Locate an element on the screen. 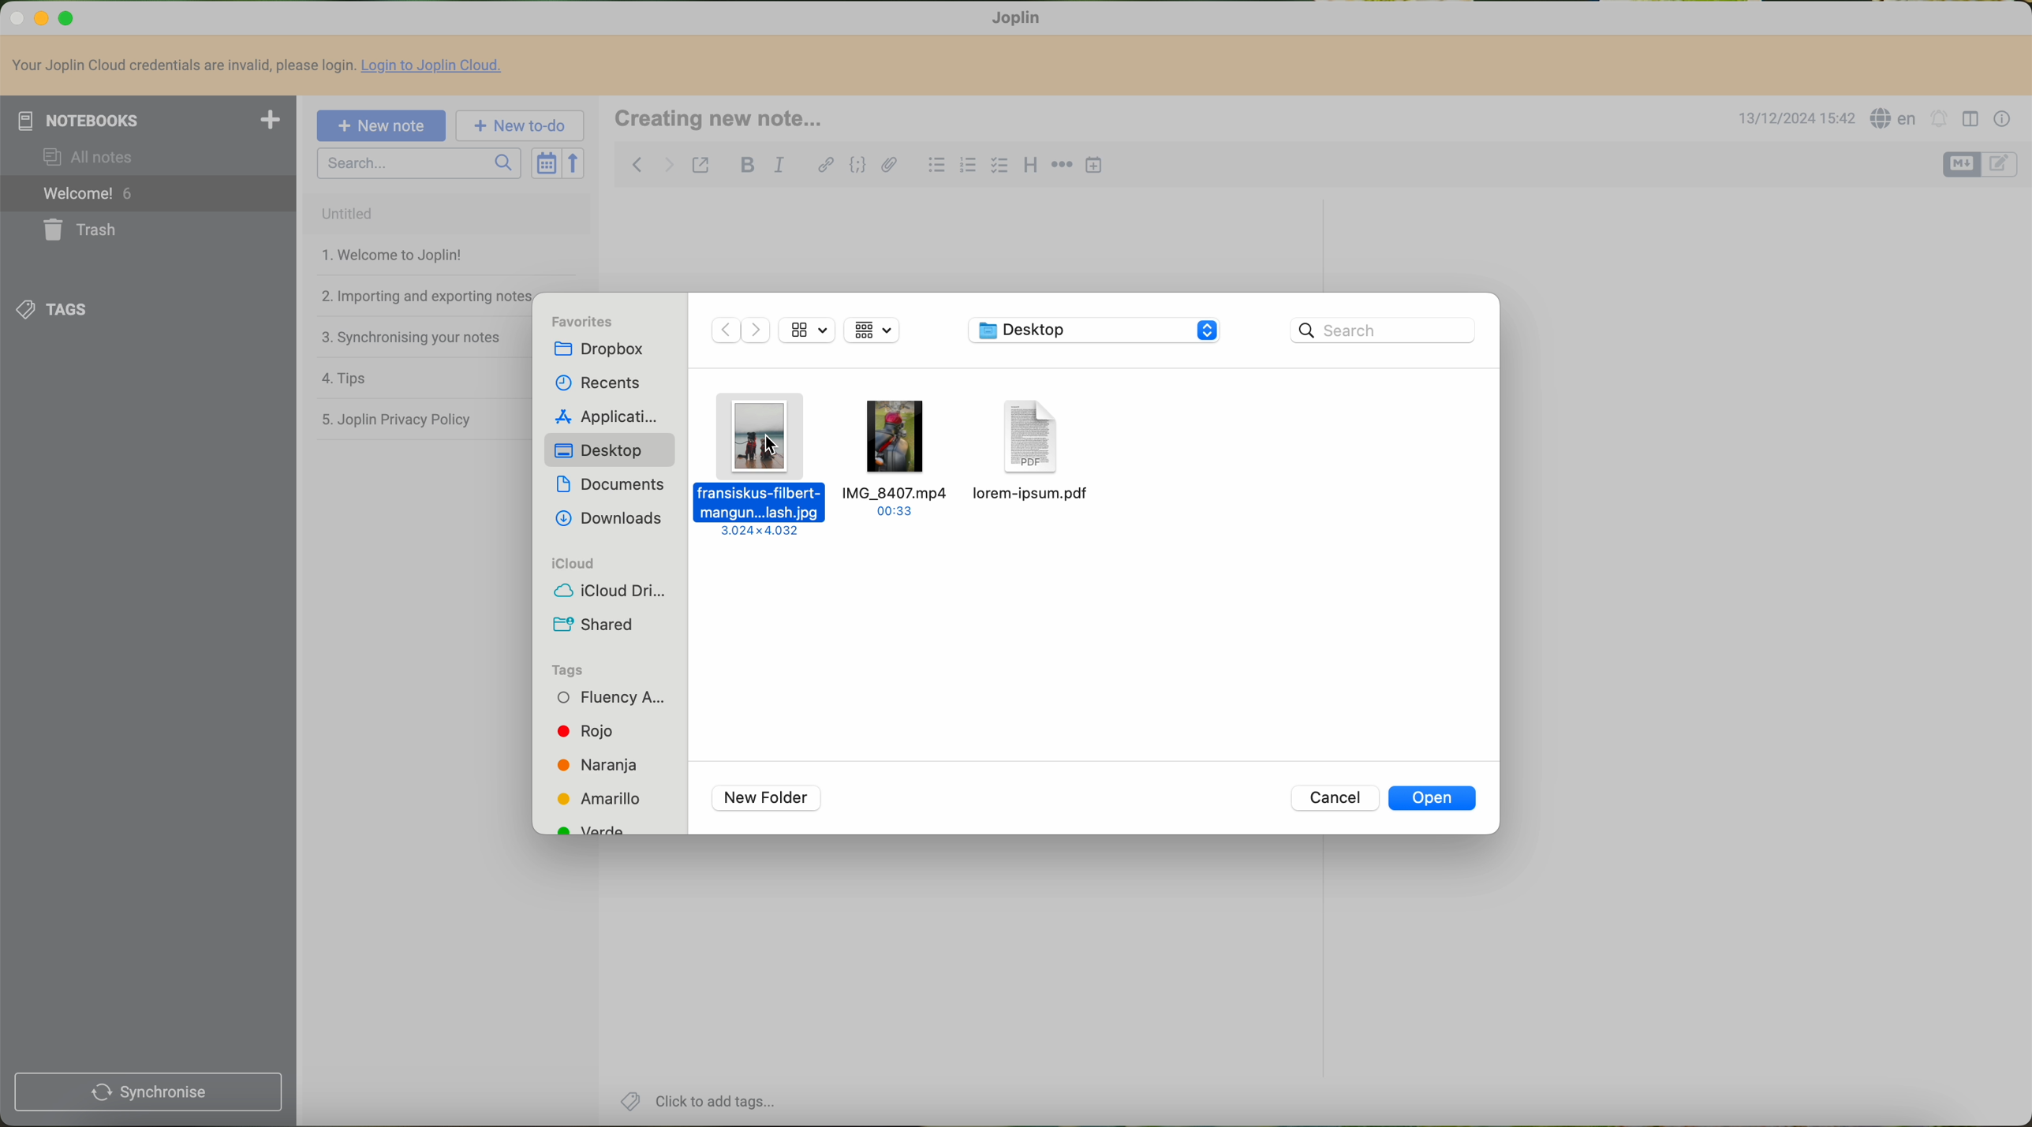 The height and width of the screenshot is (1127, 2032). tags is located at coordinates (577, 670).